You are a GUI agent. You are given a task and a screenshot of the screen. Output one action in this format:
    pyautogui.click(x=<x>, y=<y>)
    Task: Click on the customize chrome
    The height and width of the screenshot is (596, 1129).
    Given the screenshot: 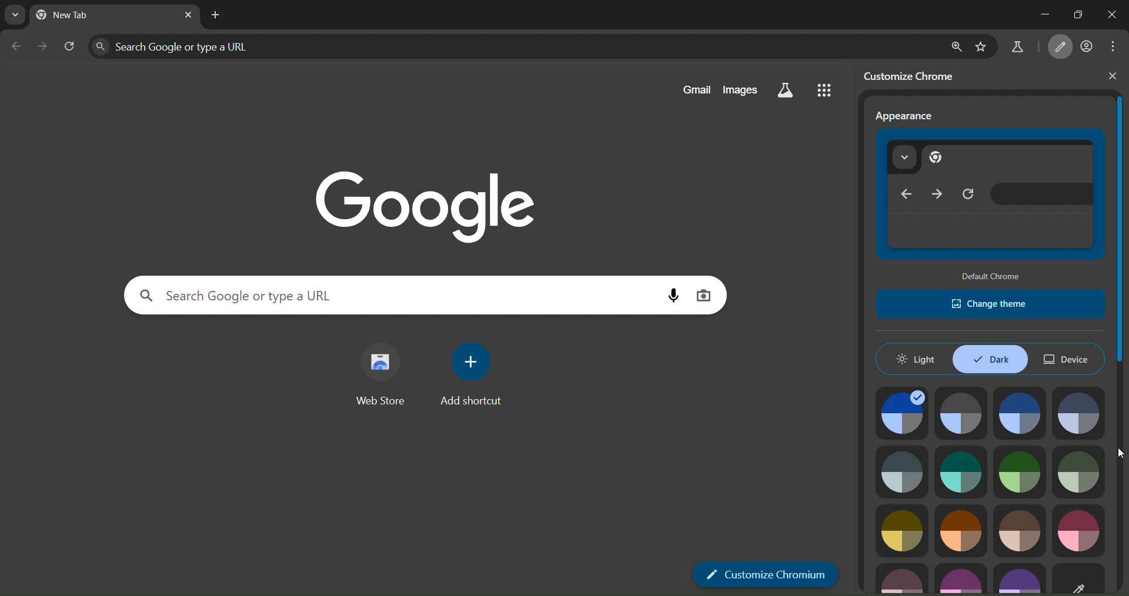 What is the action you would take?
    pyautogui.click(x=913, y=74)
    